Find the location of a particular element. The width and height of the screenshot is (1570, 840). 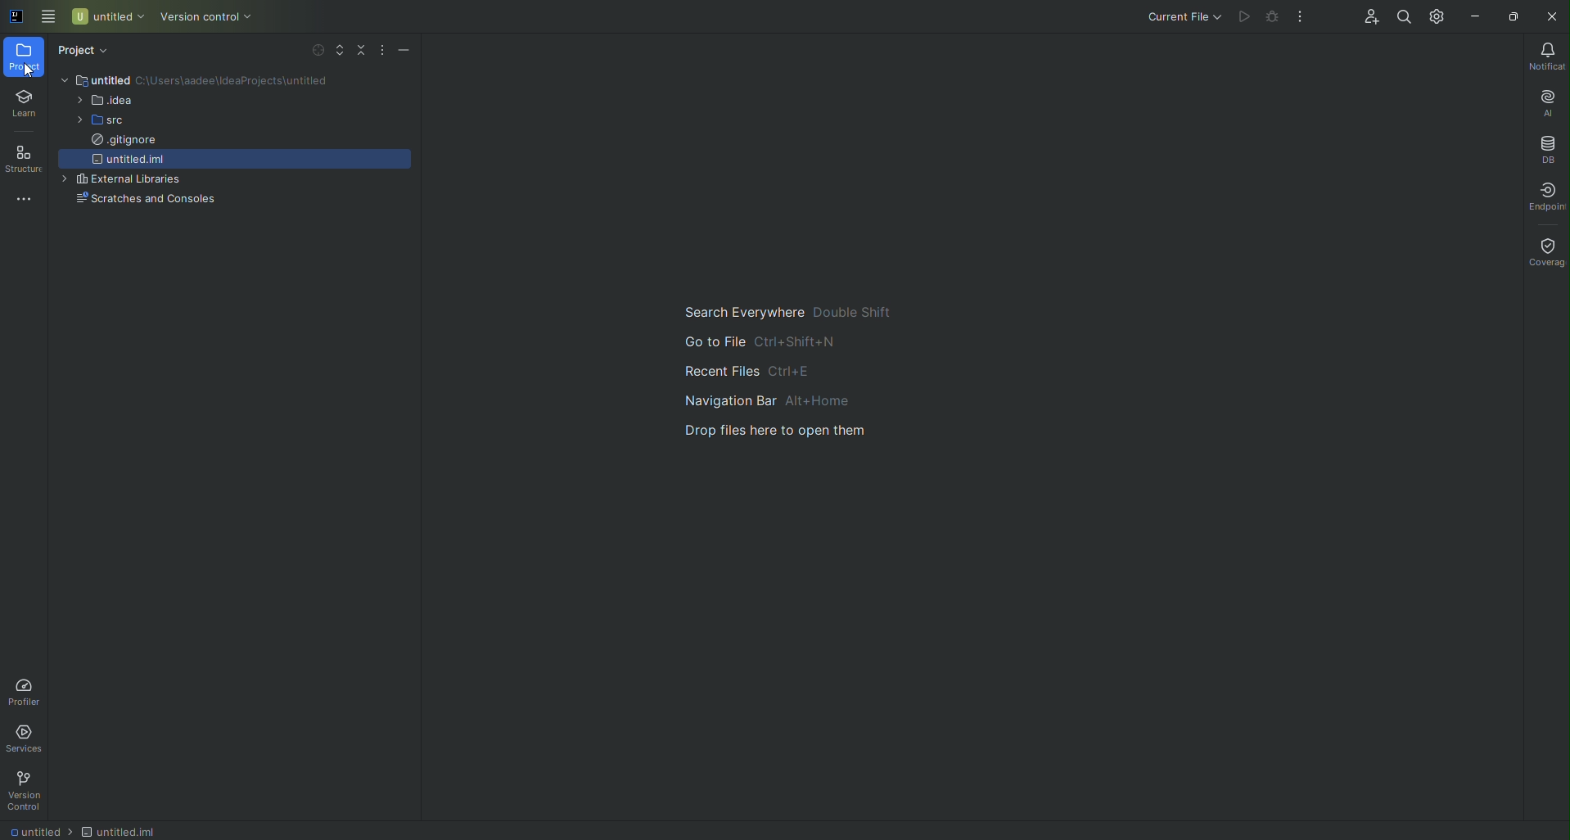

Structure is located at coordinates (22, 159).